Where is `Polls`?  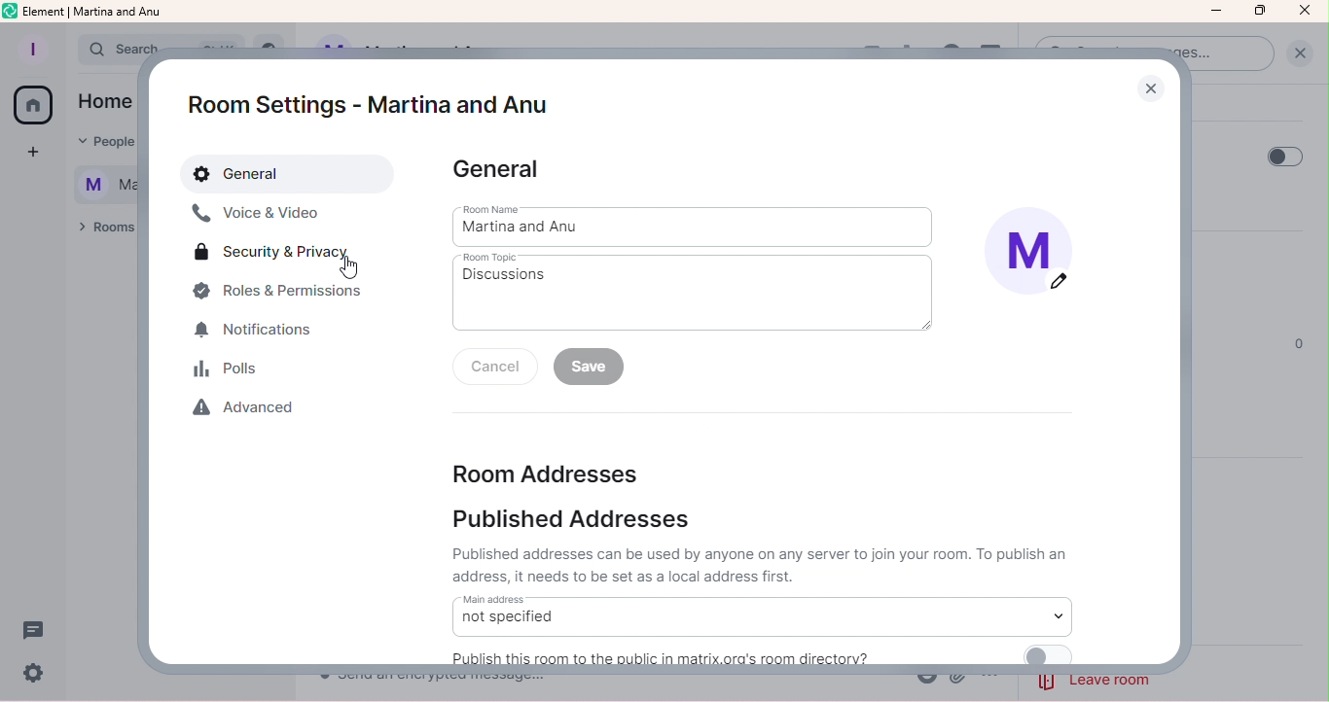
Polls is located at coordinates (236, 370).